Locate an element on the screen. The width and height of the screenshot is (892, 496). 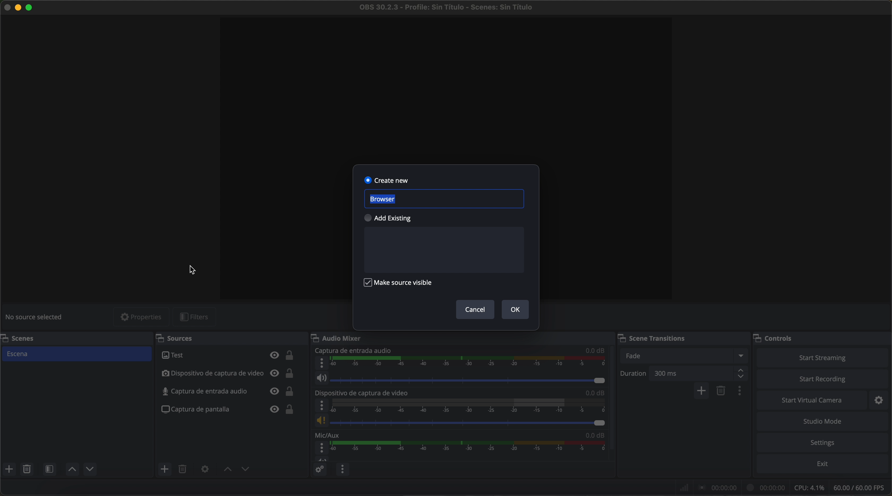
properties is located at coordinates (142, 317).